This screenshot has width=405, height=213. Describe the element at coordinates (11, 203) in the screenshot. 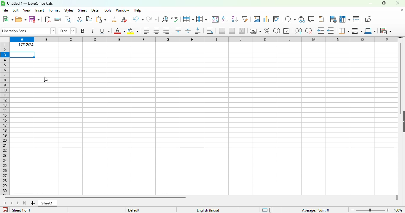

I see `scroll to previous page` at that location.